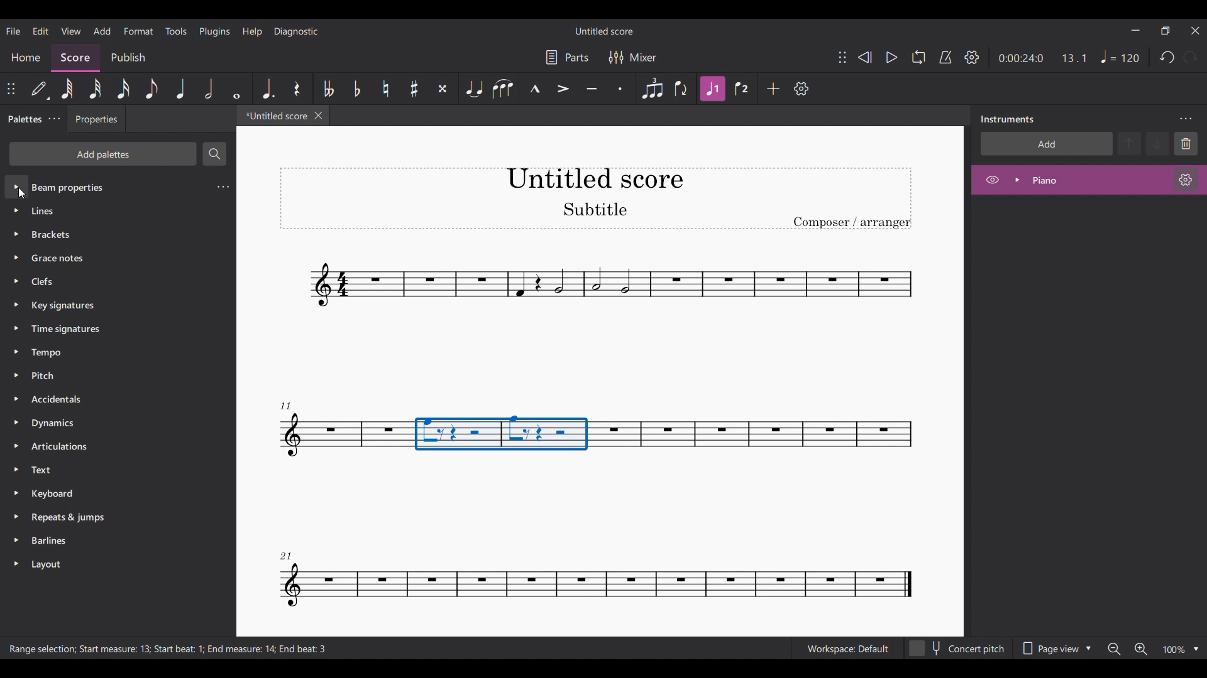  What do you see at coordinates (214, 153) in the screenshot?
I see `Search palette` at bounding box center [214, 153].